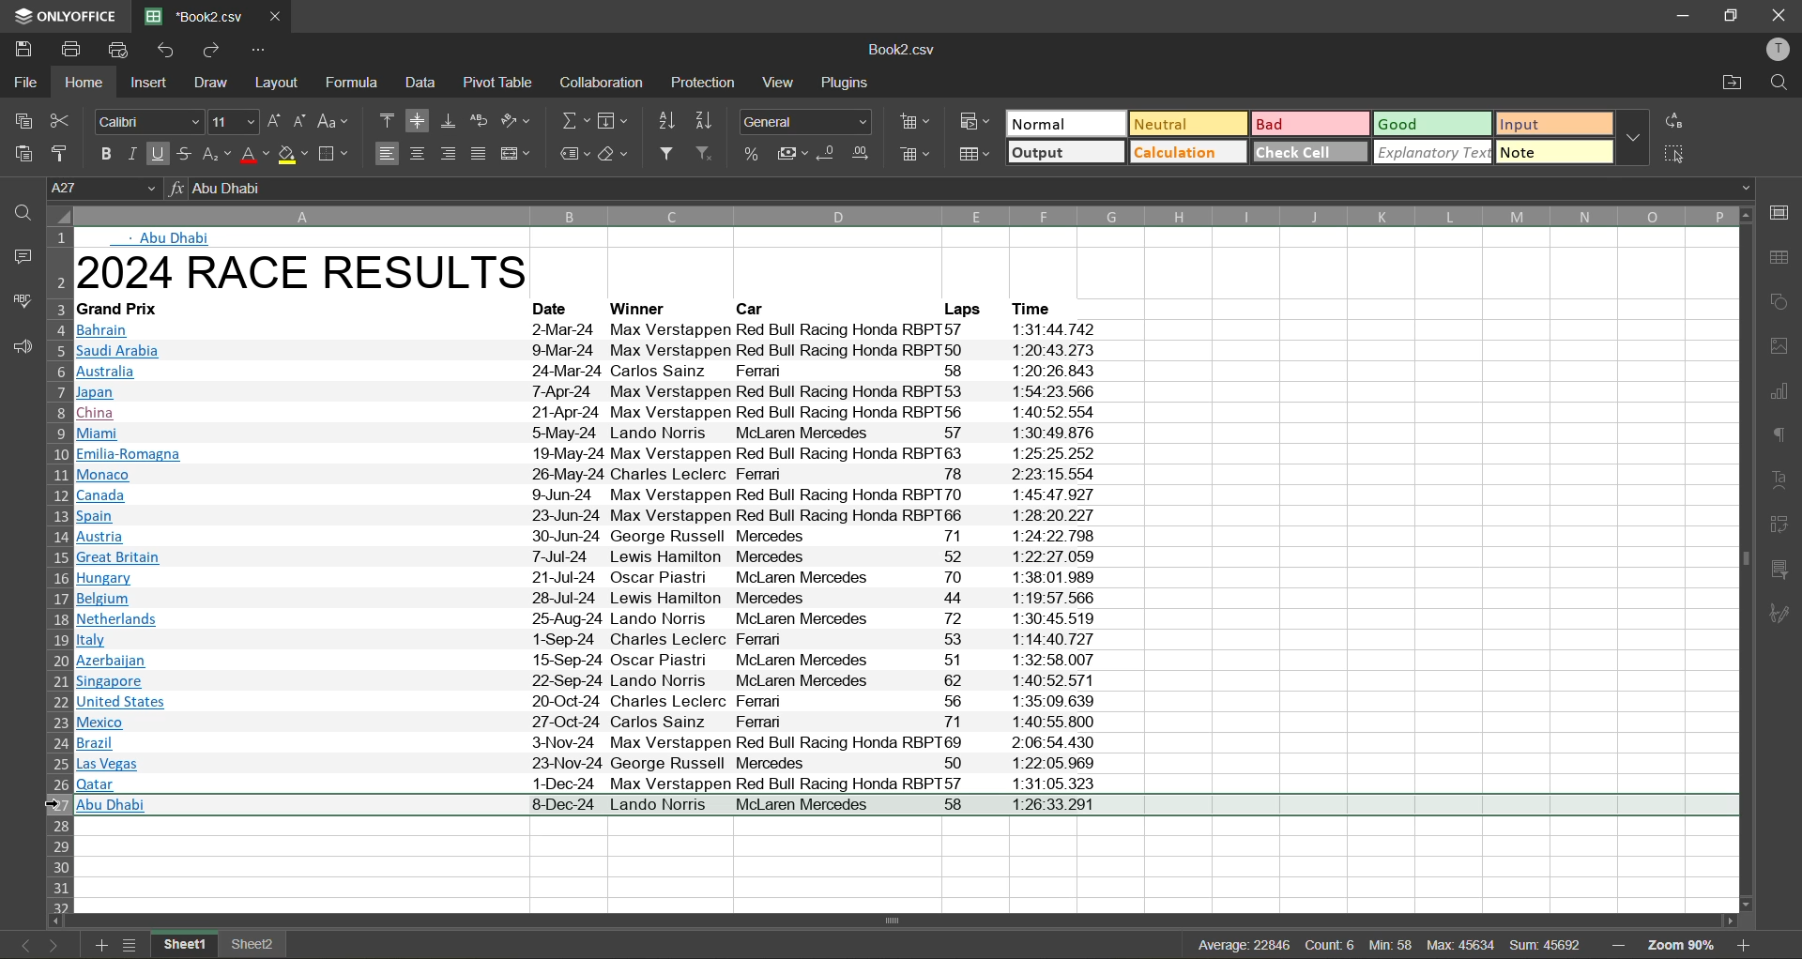 The height and width of the screenshot is (959, 1802). I want to click on field, so click(612, 123).